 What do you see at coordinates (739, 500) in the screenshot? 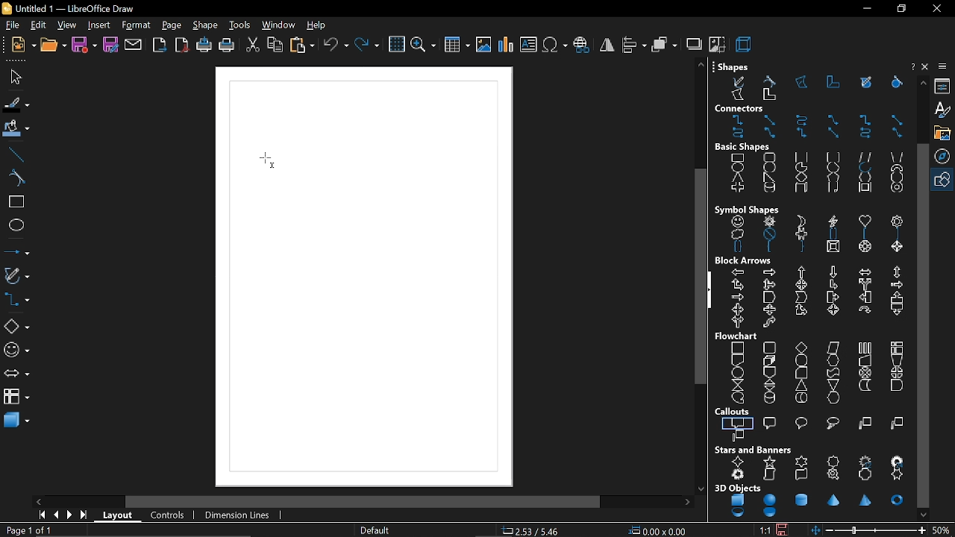
I see `cube` at bounding box center [739, 500].